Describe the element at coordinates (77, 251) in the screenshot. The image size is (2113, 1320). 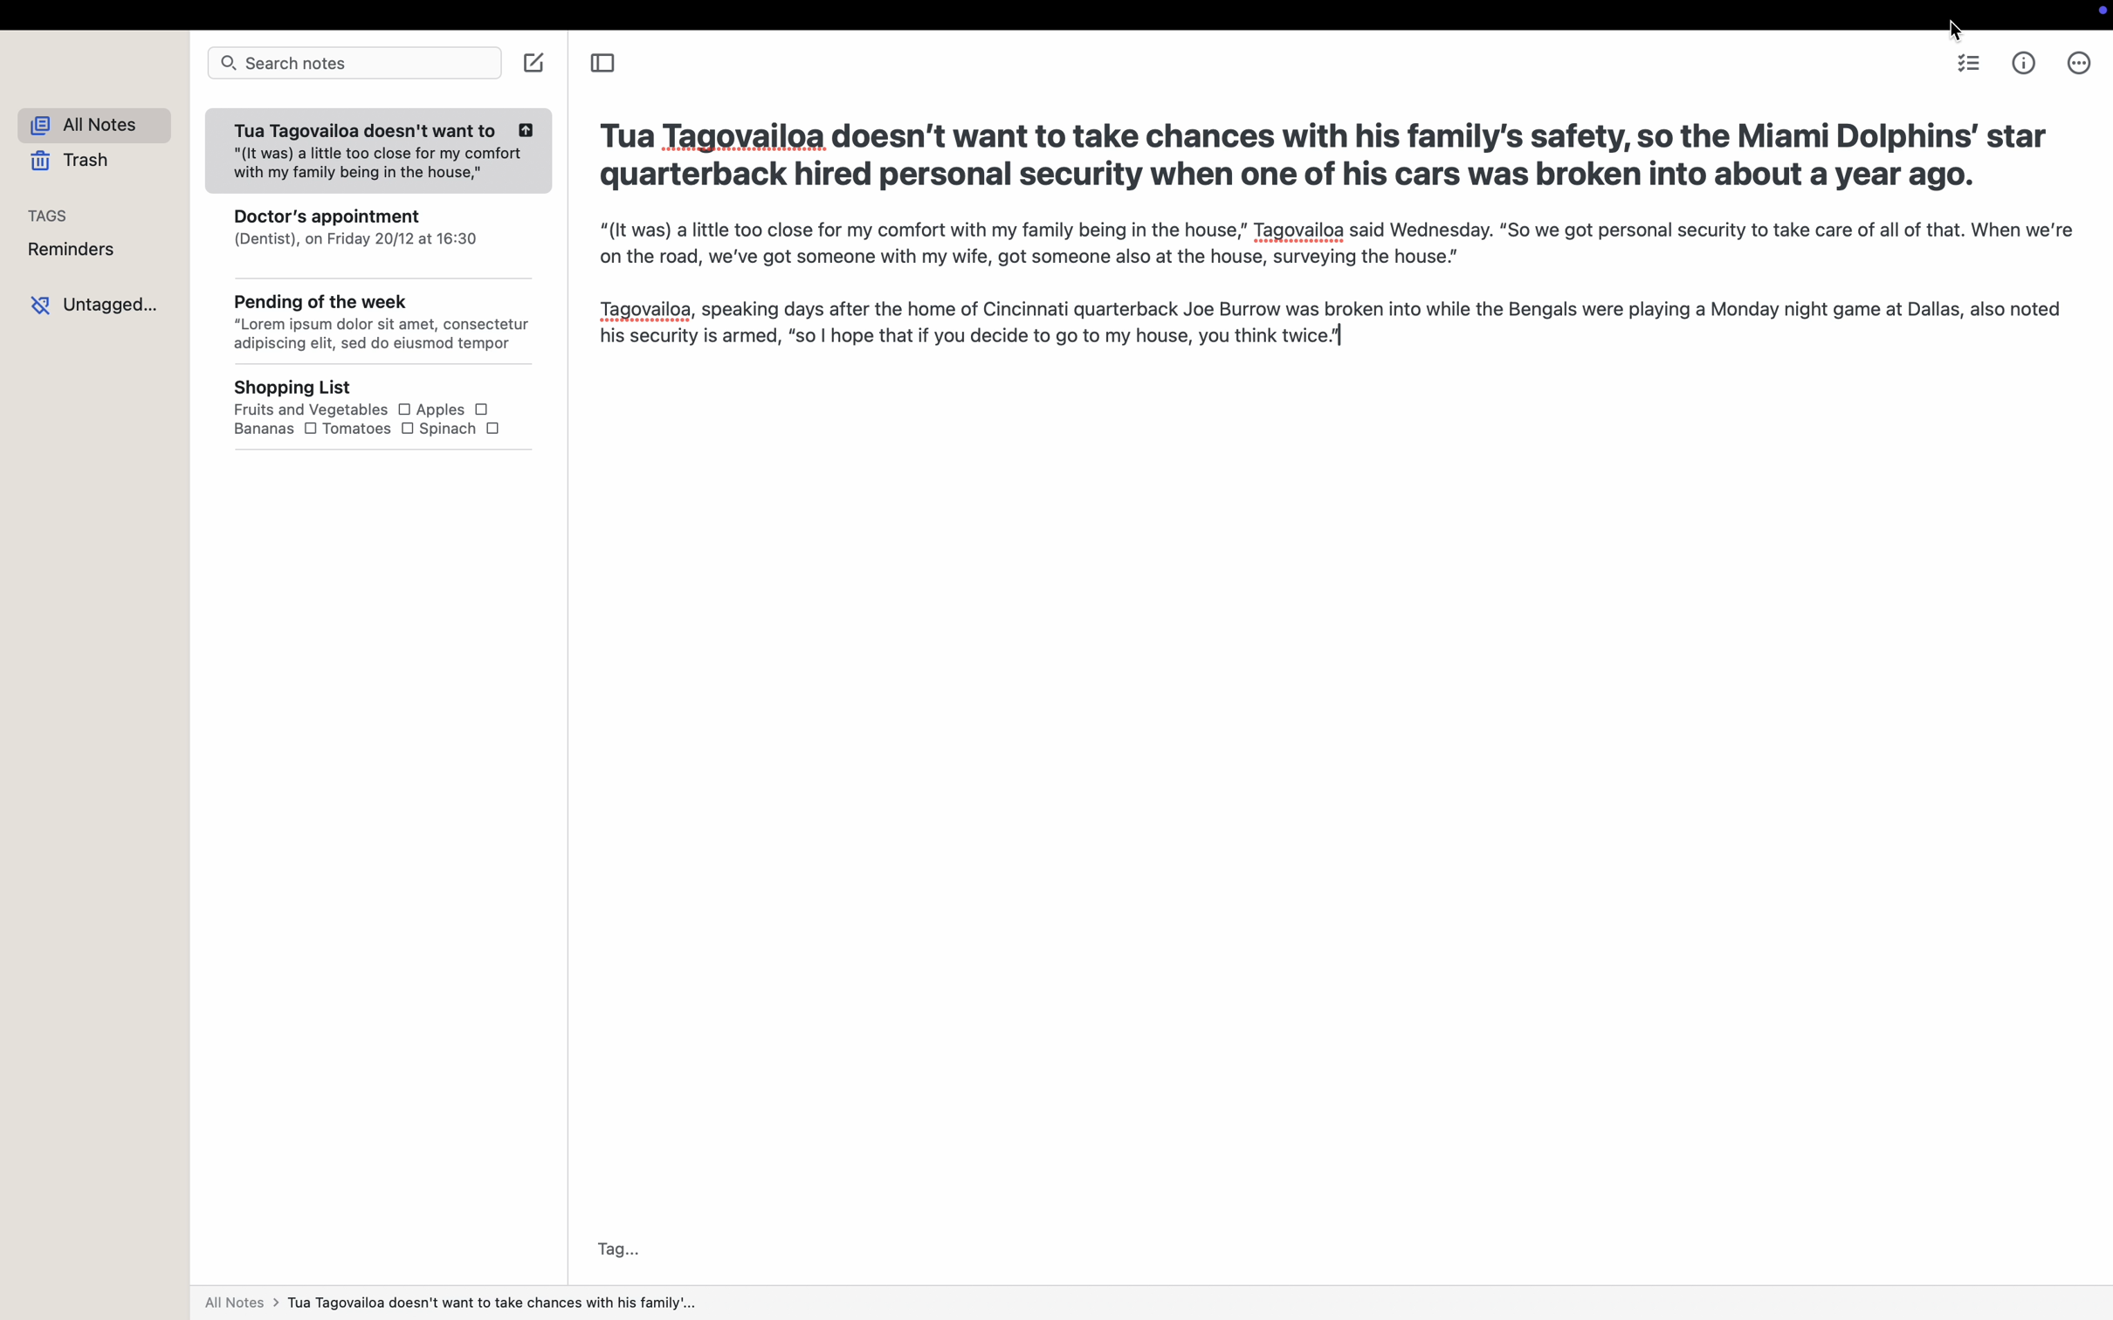
I see `reminders` at that location.